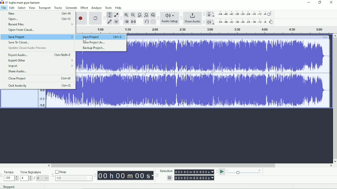 This screenshot has width=337, height=189. Describe the element at coordinates (56, 99) in the screenshot. I see `Audio` at that location.